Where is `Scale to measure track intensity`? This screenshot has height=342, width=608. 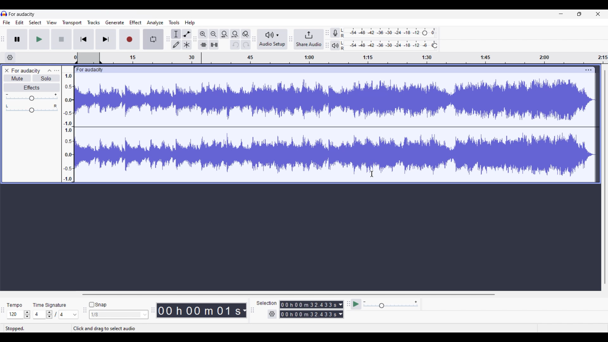
Scale to measure track intensity is located at coordinates (68, 127).